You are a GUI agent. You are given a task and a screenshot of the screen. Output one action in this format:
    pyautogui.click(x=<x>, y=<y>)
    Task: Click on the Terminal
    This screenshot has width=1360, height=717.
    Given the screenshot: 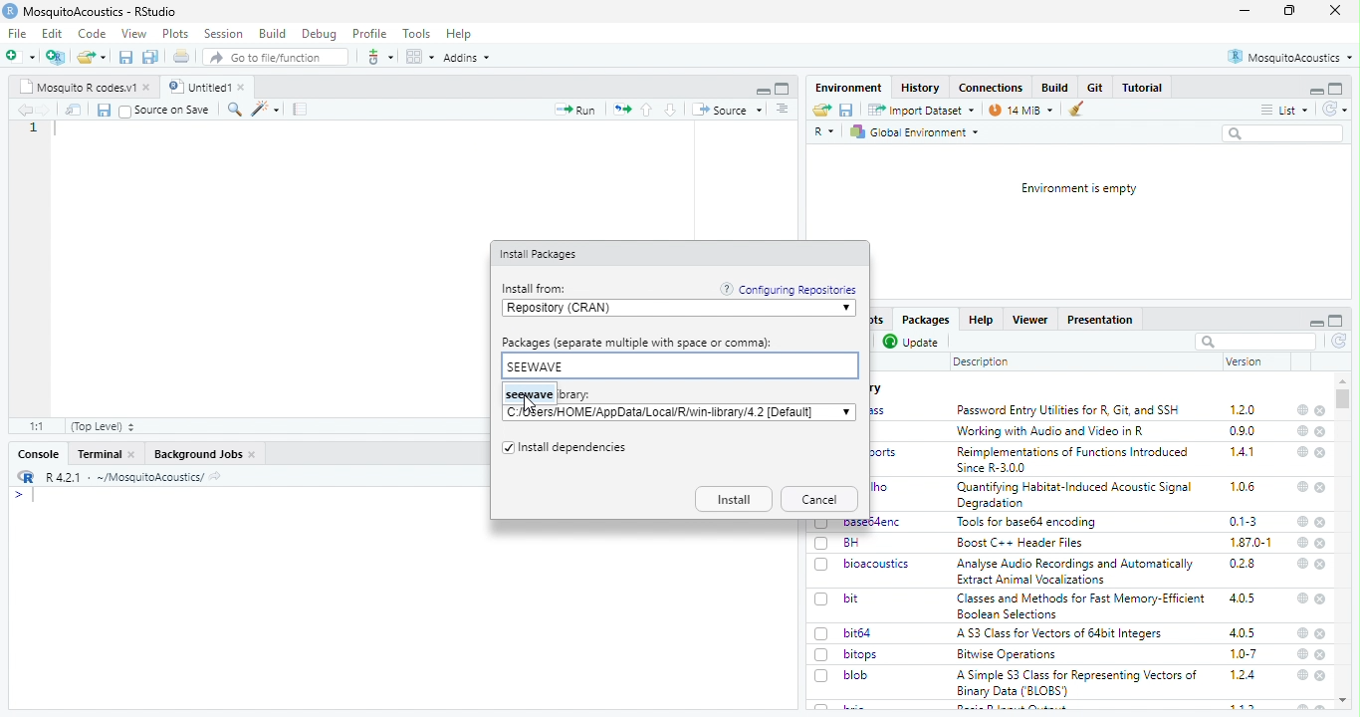 What is the action you would take?
    pyautogui.click(x=100, y=454)
    